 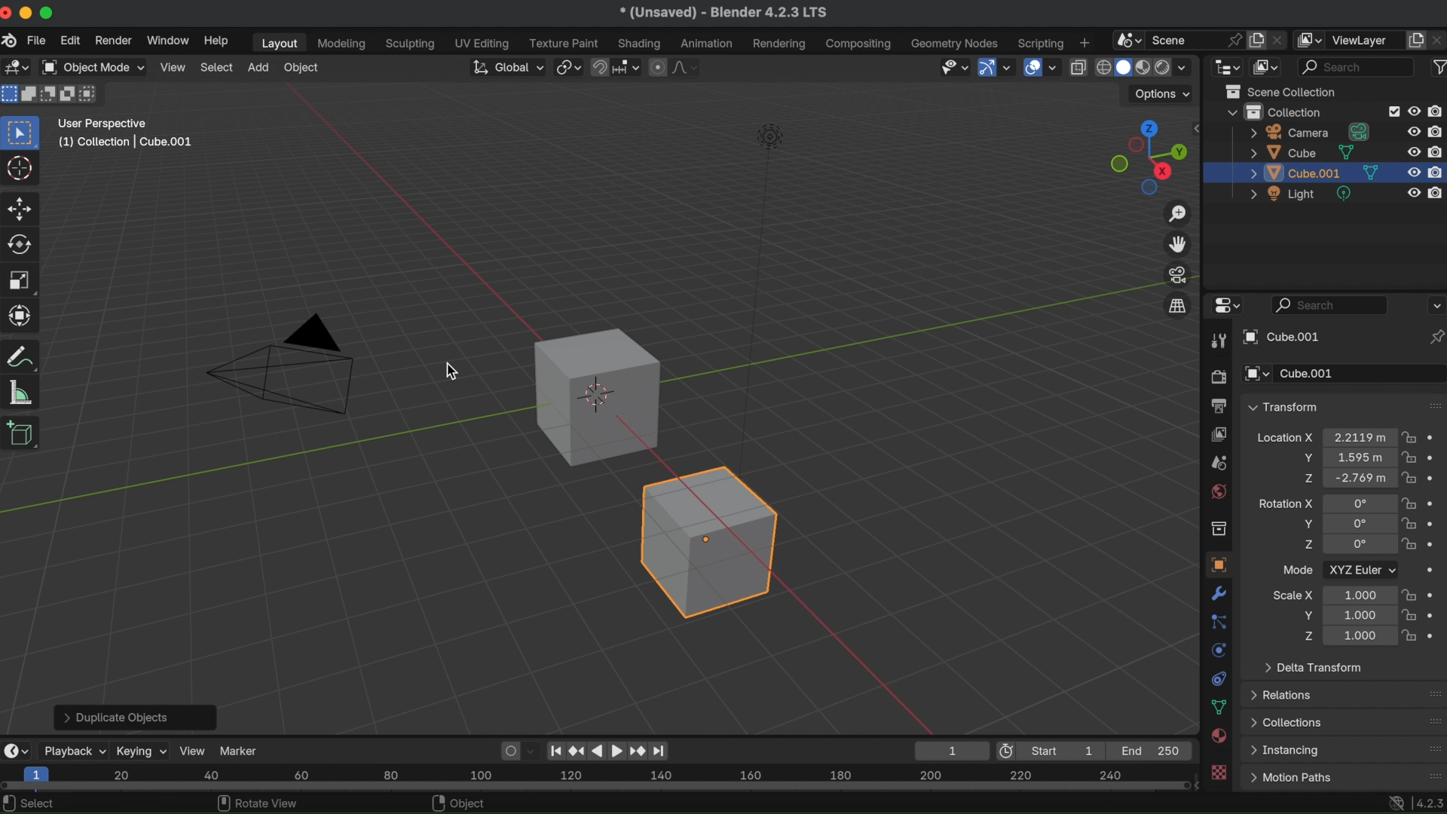 I want to click on animation, so click(x=708, y=44).